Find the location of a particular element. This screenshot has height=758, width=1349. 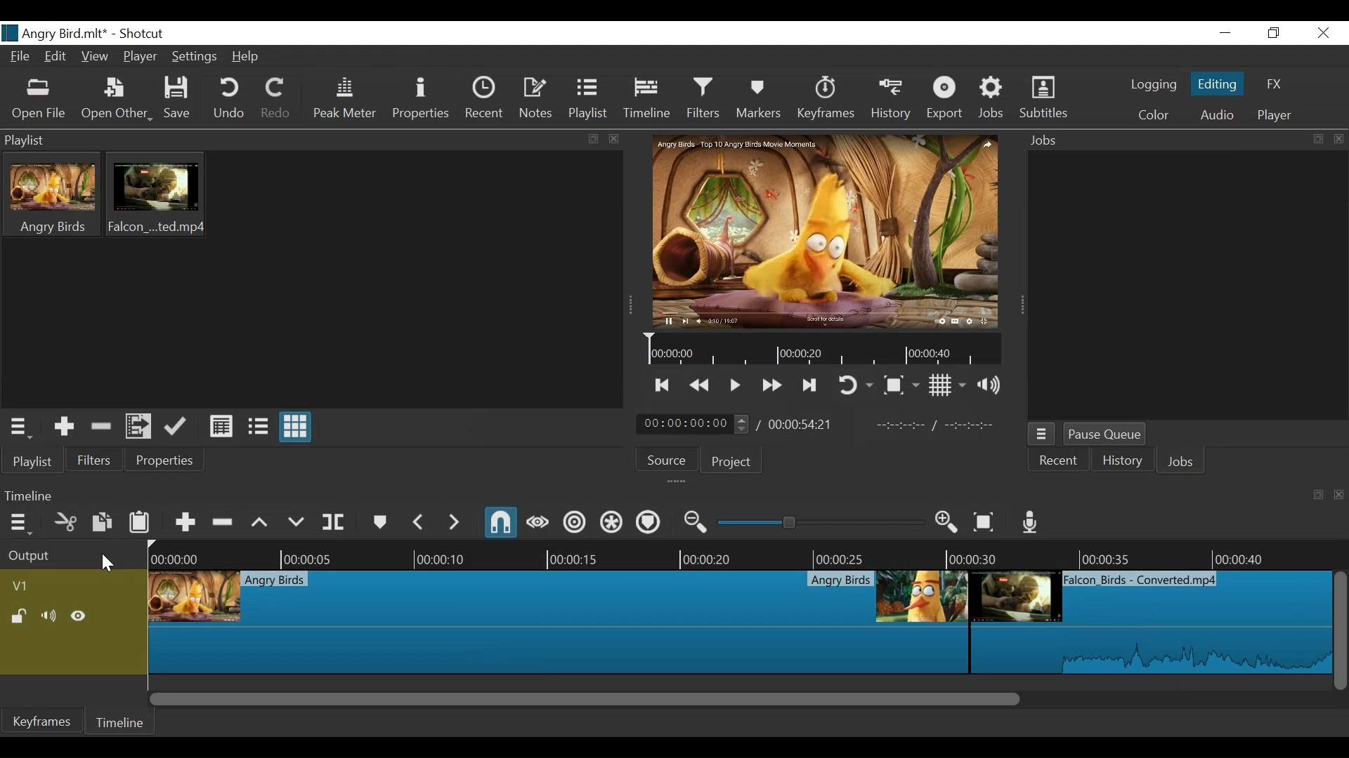

Jobs Panel is located at coordinates (1184, 141).